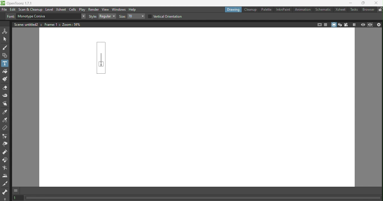 This screenshot has width=383, height=201. Describe the element at coordinates (340, 10) in the screenshot. I see `Xsheet` at that location.